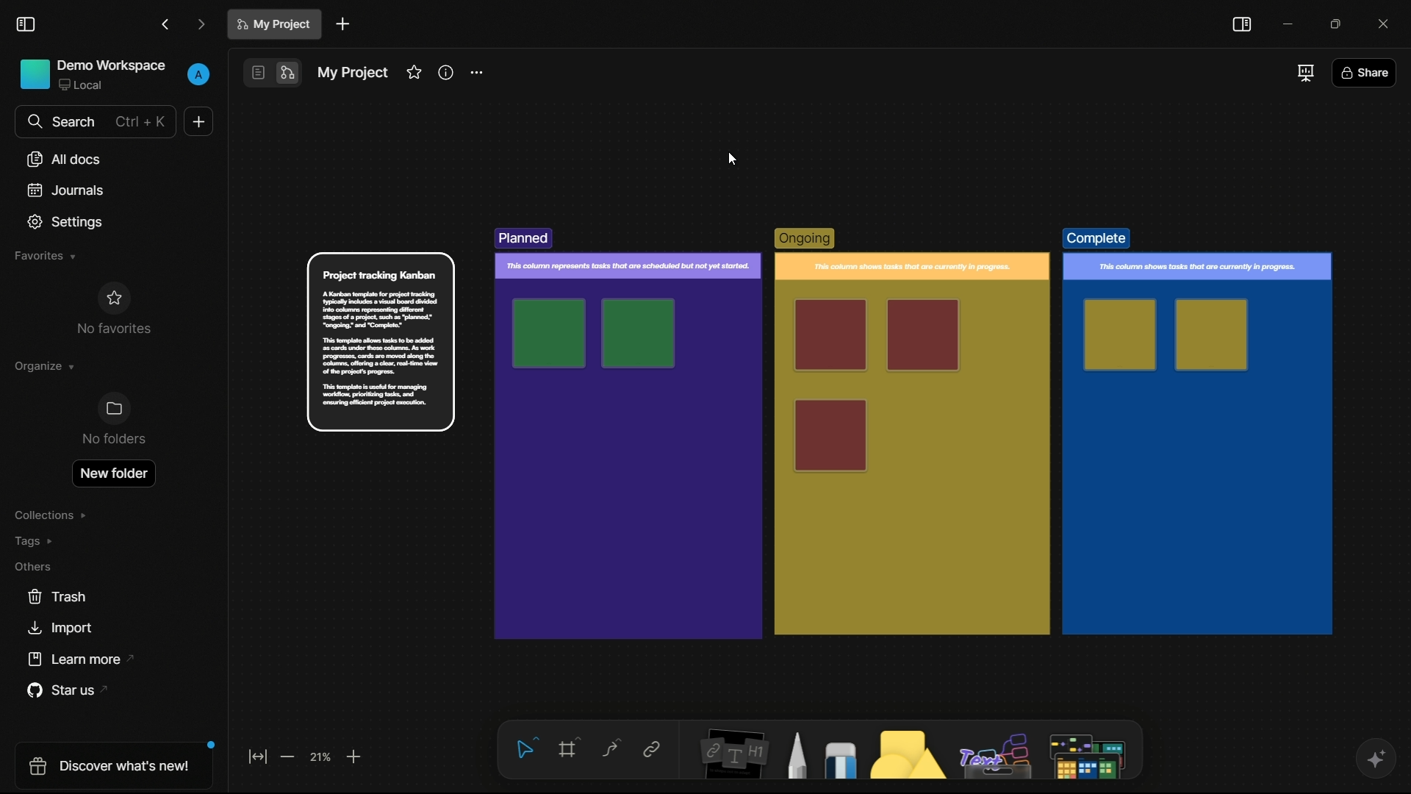  What do you see at coordinates (1375, 759) in the screenshot?
I see `ai assistant` at bounding box center [1375, 759].